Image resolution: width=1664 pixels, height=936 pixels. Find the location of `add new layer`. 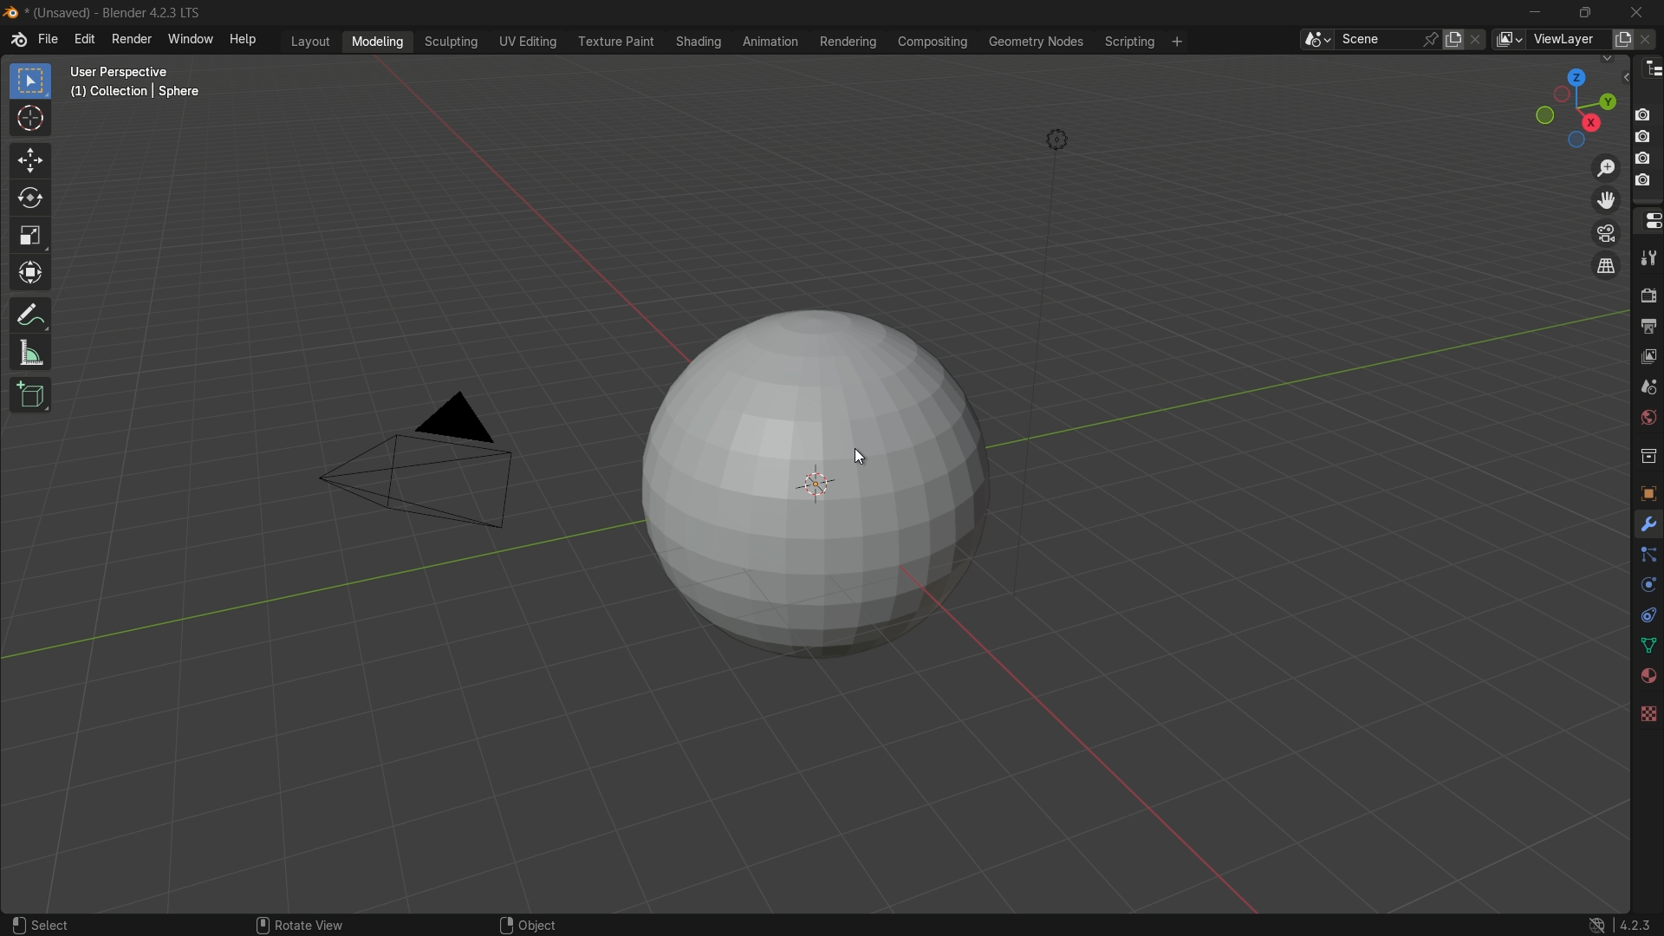

add new layer is located at coordinates (1622, 38).